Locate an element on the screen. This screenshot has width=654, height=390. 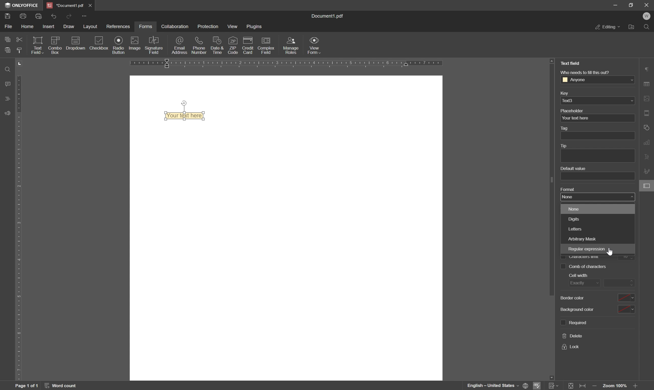
zoom in is located at coordinates (636, 386).